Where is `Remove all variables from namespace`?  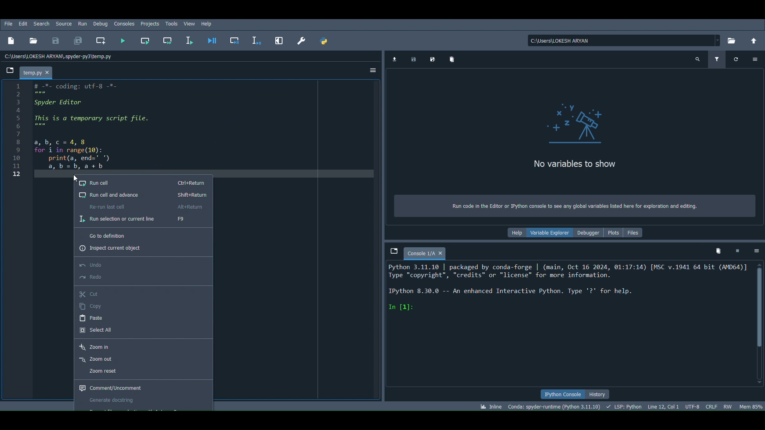 Remove all variables from namespace is located at coordinates (716, 250).